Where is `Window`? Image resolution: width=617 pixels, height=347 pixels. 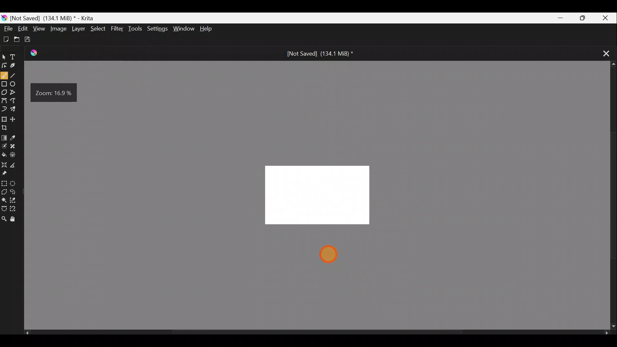
Window is located at coordinates (183, 28).